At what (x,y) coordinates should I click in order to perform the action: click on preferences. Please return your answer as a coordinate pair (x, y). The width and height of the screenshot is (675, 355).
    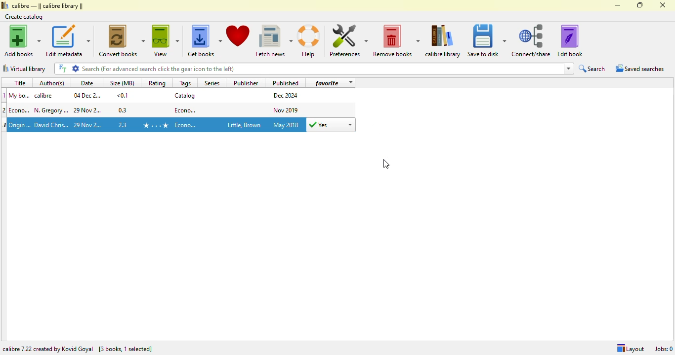
    Looking at the image, I should click on (348, 40).